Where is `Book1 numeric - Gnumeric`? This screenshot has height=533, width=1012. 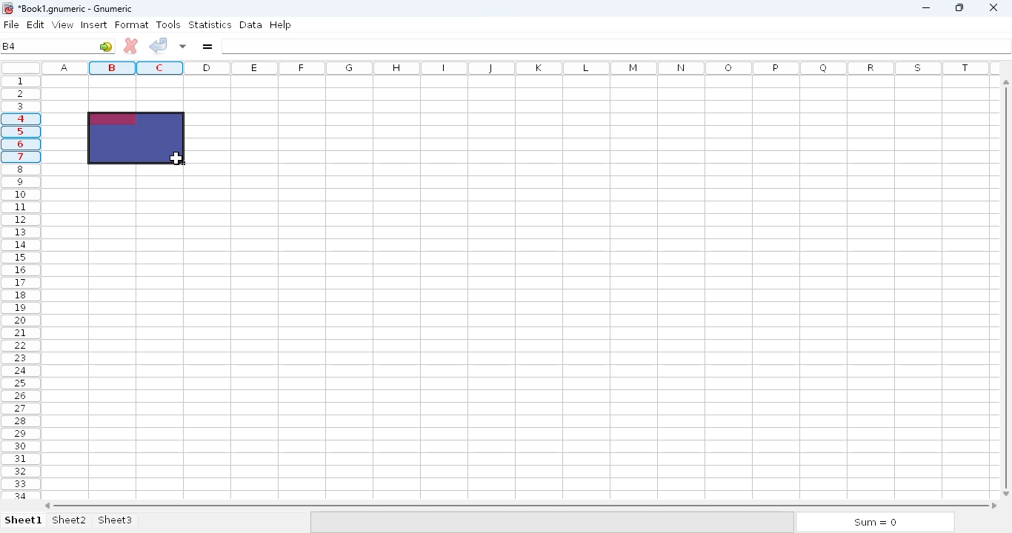 Book1 numeric - Gnumeric is located at coordinates (76, 9).